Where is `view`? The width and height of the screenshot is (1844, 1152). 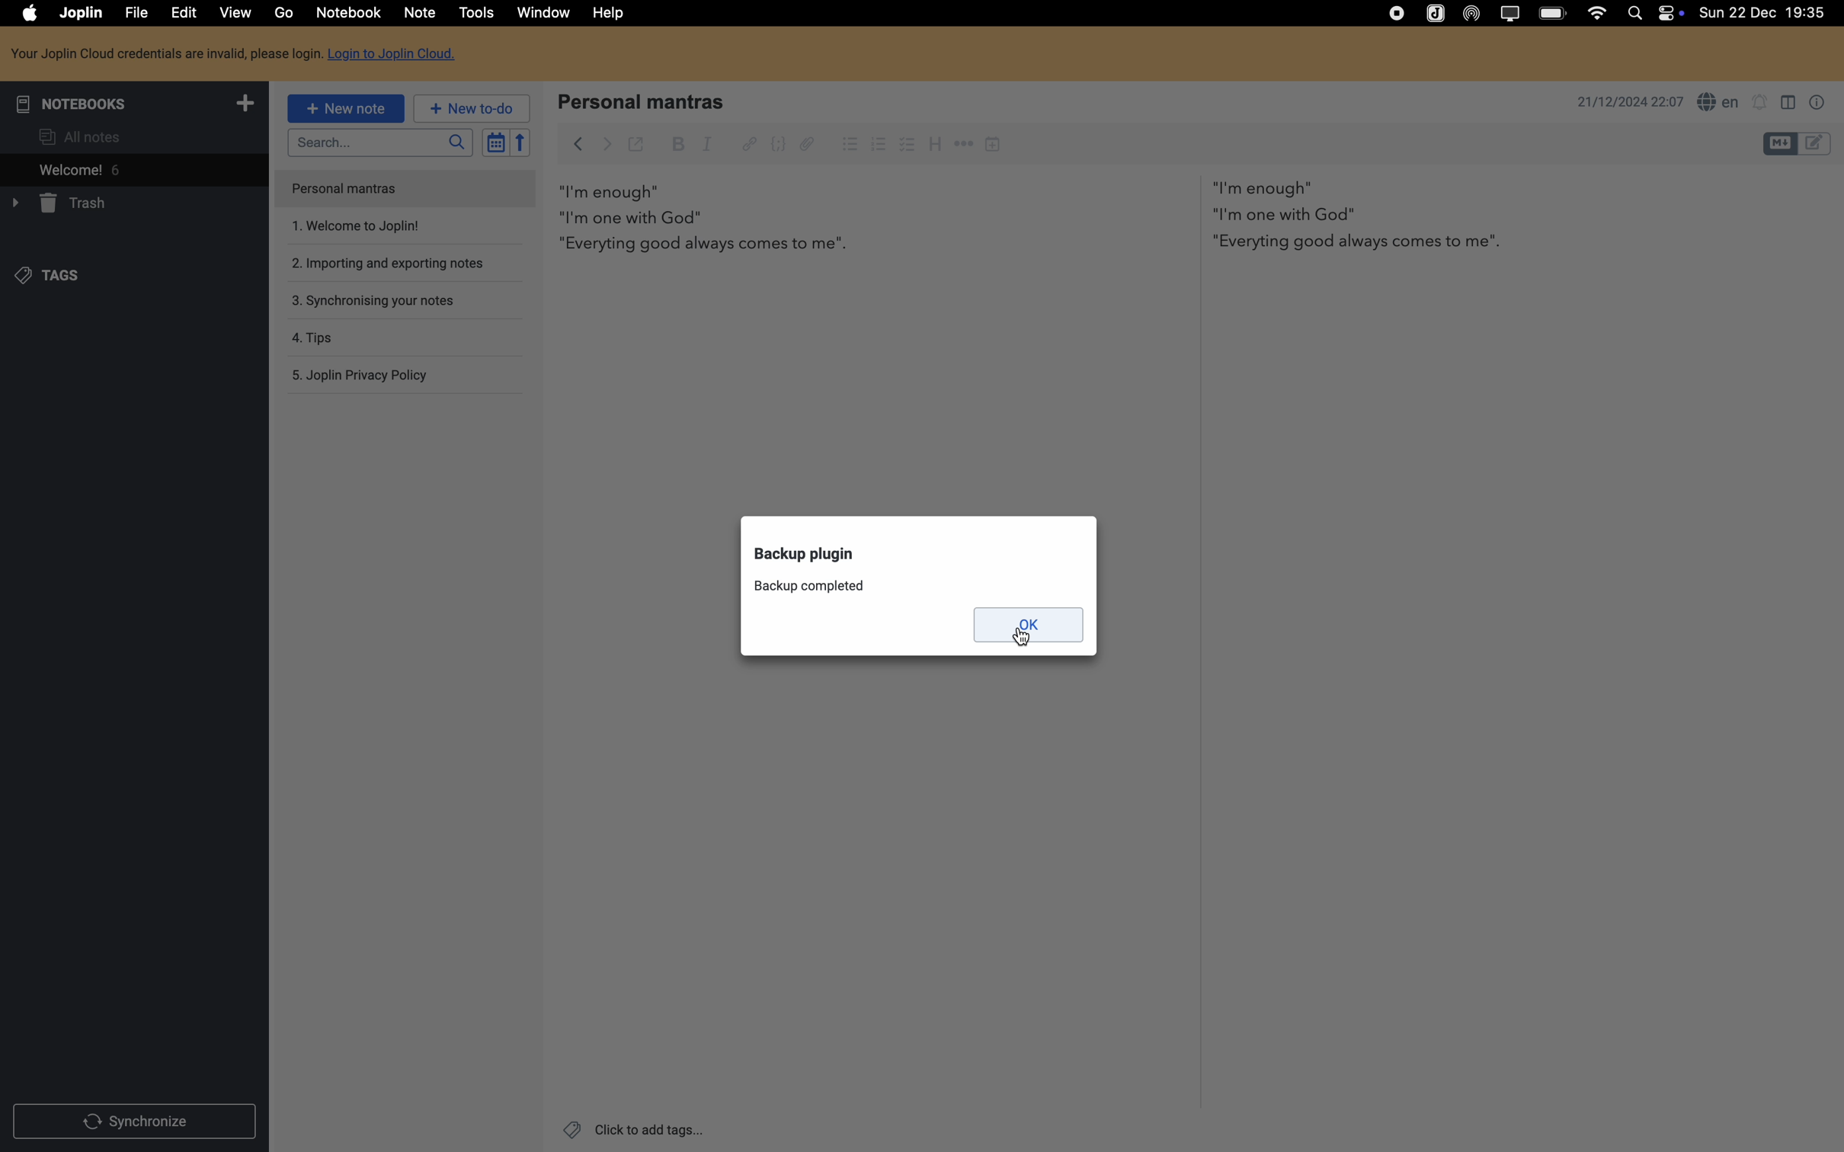 view is located at coordinates (237, 13).